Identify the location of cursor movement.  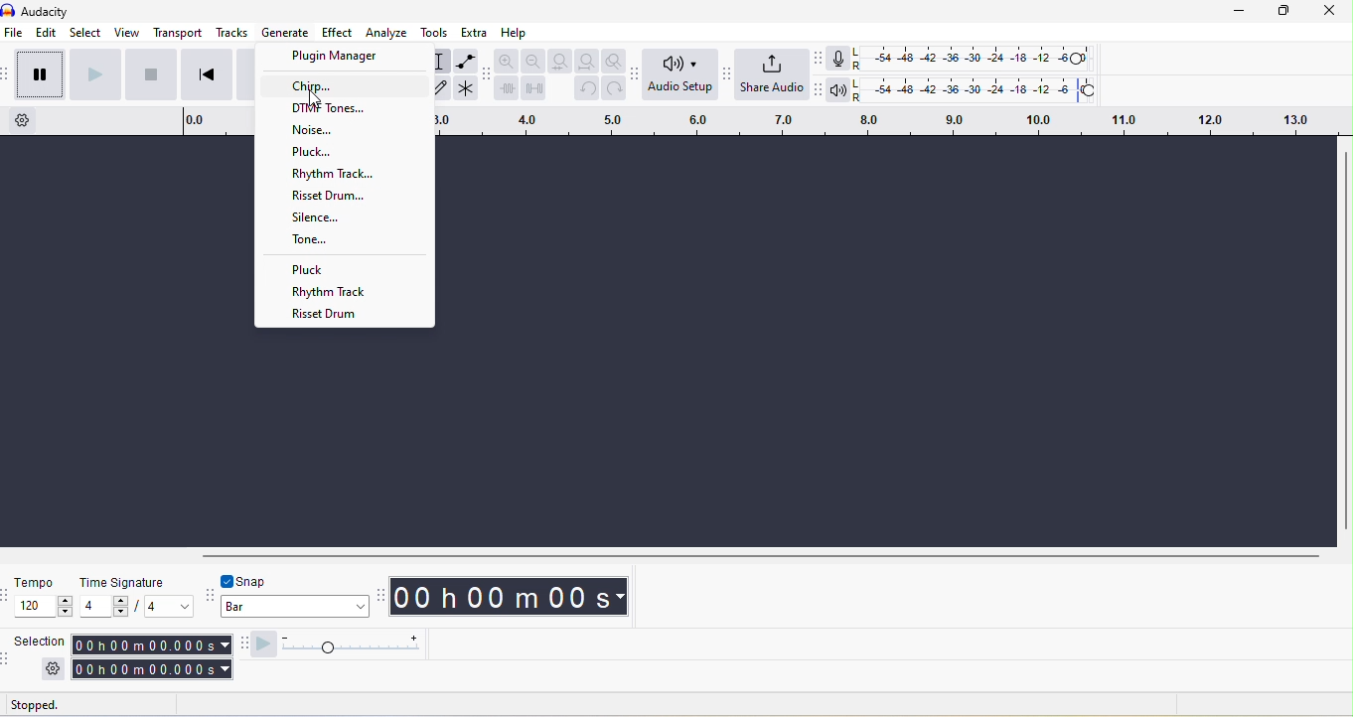
(317, 99).